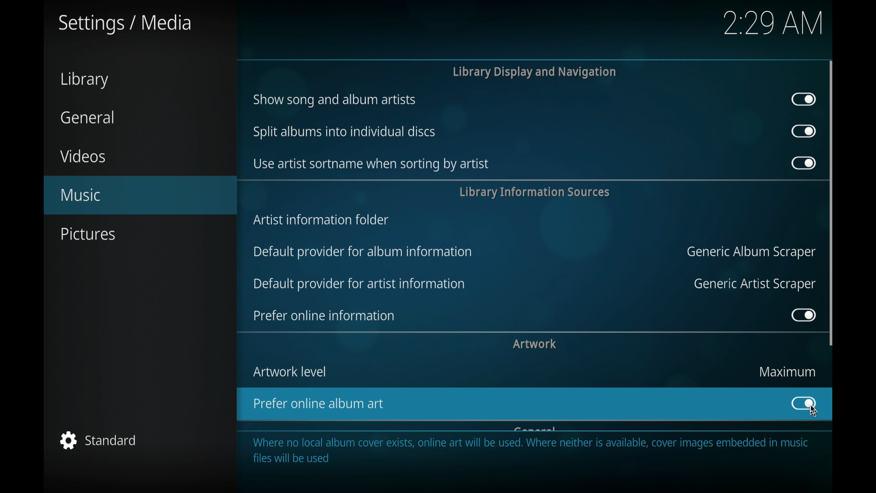  Describe the element at coordinates (533, 72) in the screenshot. I see `library display and navigation` at that location.